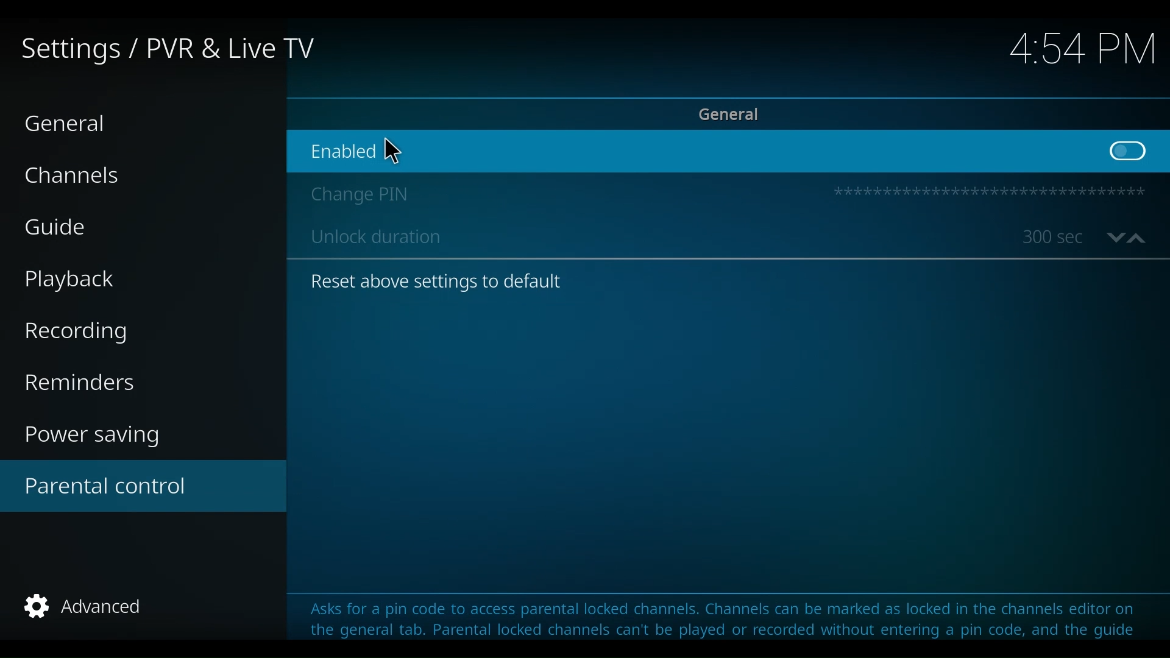 This screenshot has height=658, width=1170. I want to click on Recording, so click(76, 334).